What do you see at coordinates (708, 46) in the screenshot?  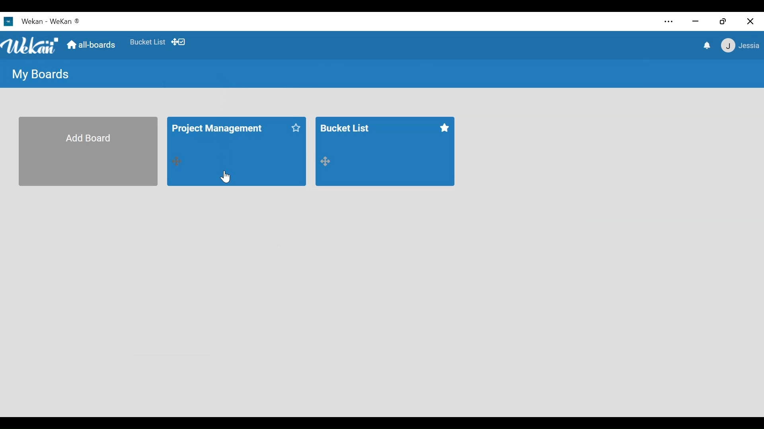 I see `notification` at bounding box center [708, 46].